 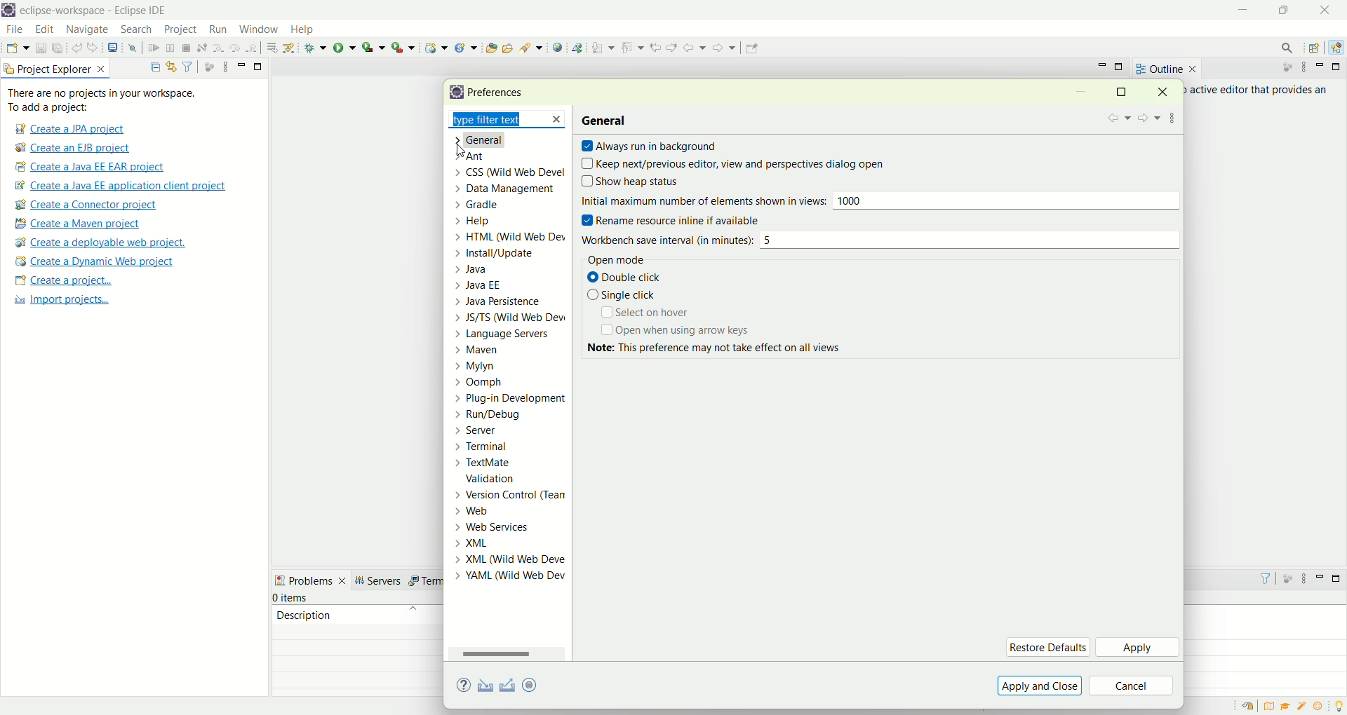 I want to click on rename resource inline if available, so click(x=683, y=221).